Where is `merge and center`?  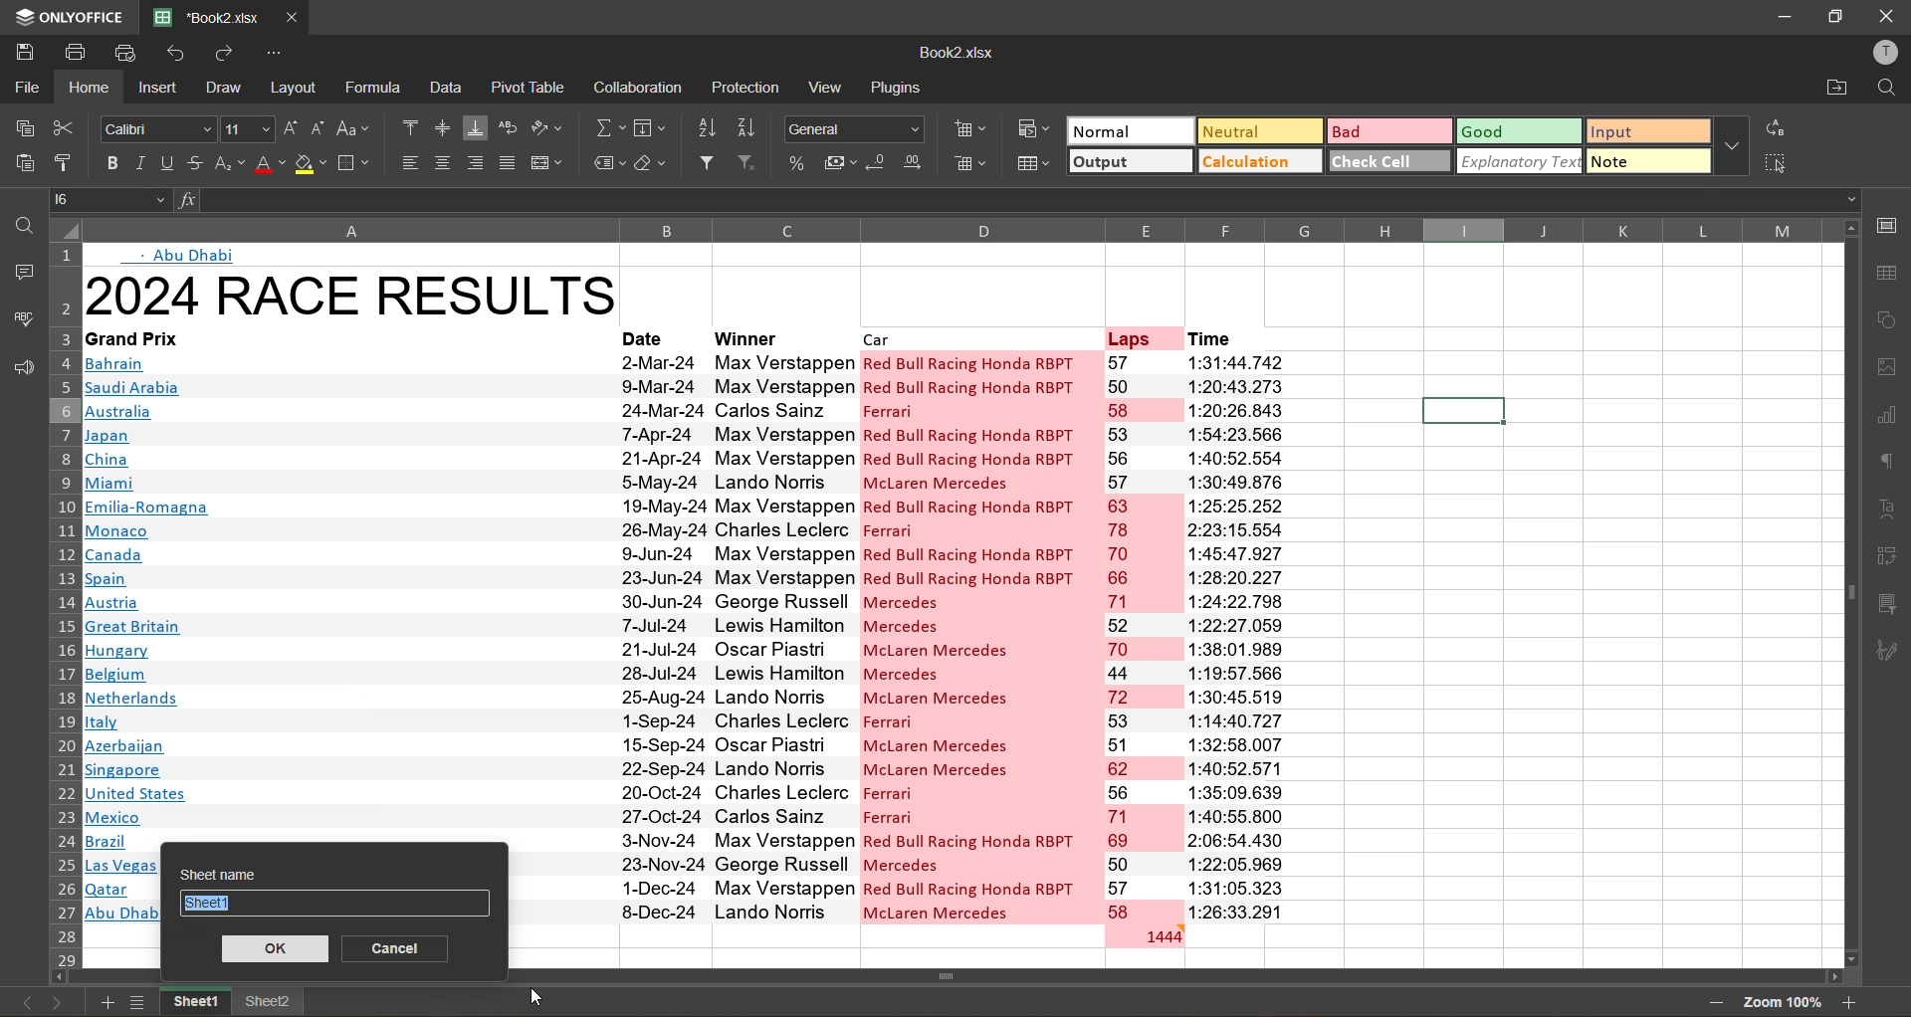
merge and center is located at coordinates (548, 164).